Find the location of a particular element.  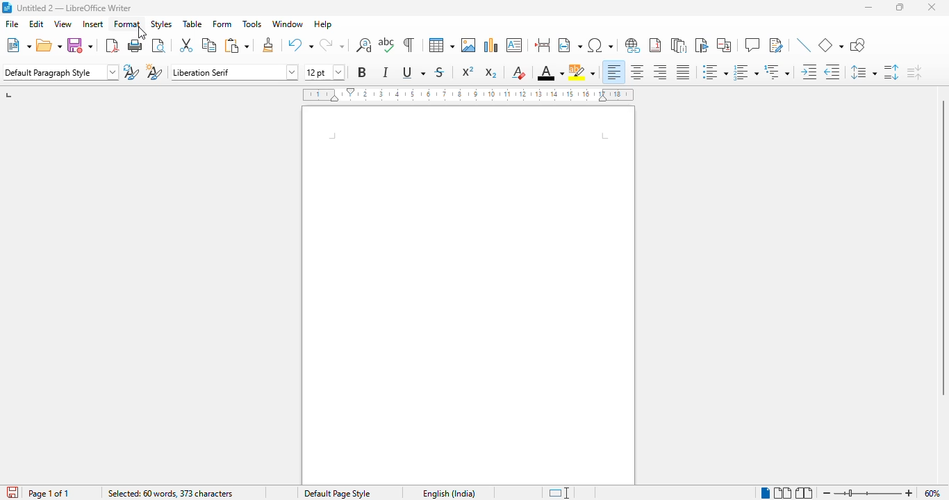

insert hyperlink is located at coordinates (633, 45).